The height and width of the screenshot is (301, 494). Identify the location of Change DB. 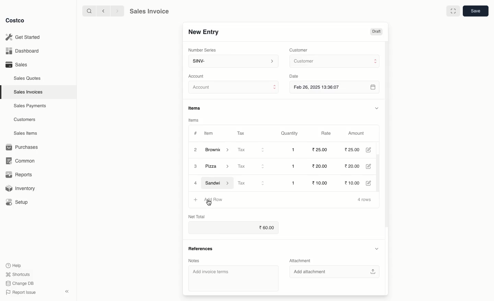
(19, 283).